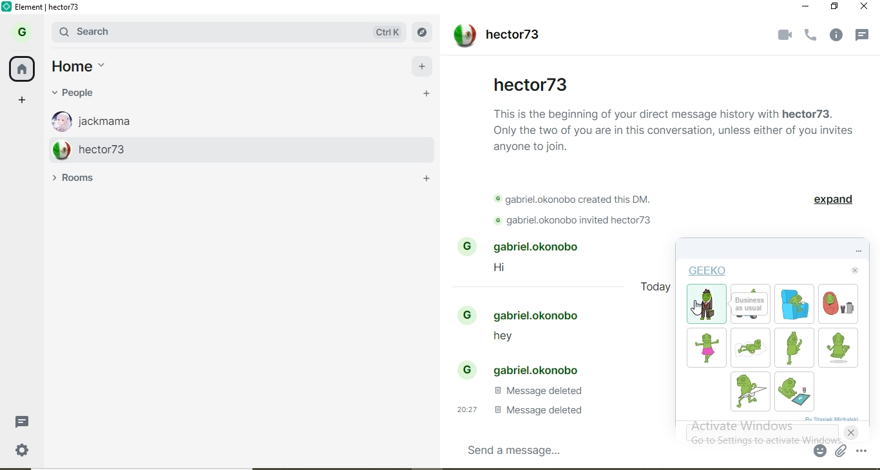 The height and width of the screenshot is (470, 880). Describe the element at coordinates (781, 34) in the screenshot. I see `video call` at that location.